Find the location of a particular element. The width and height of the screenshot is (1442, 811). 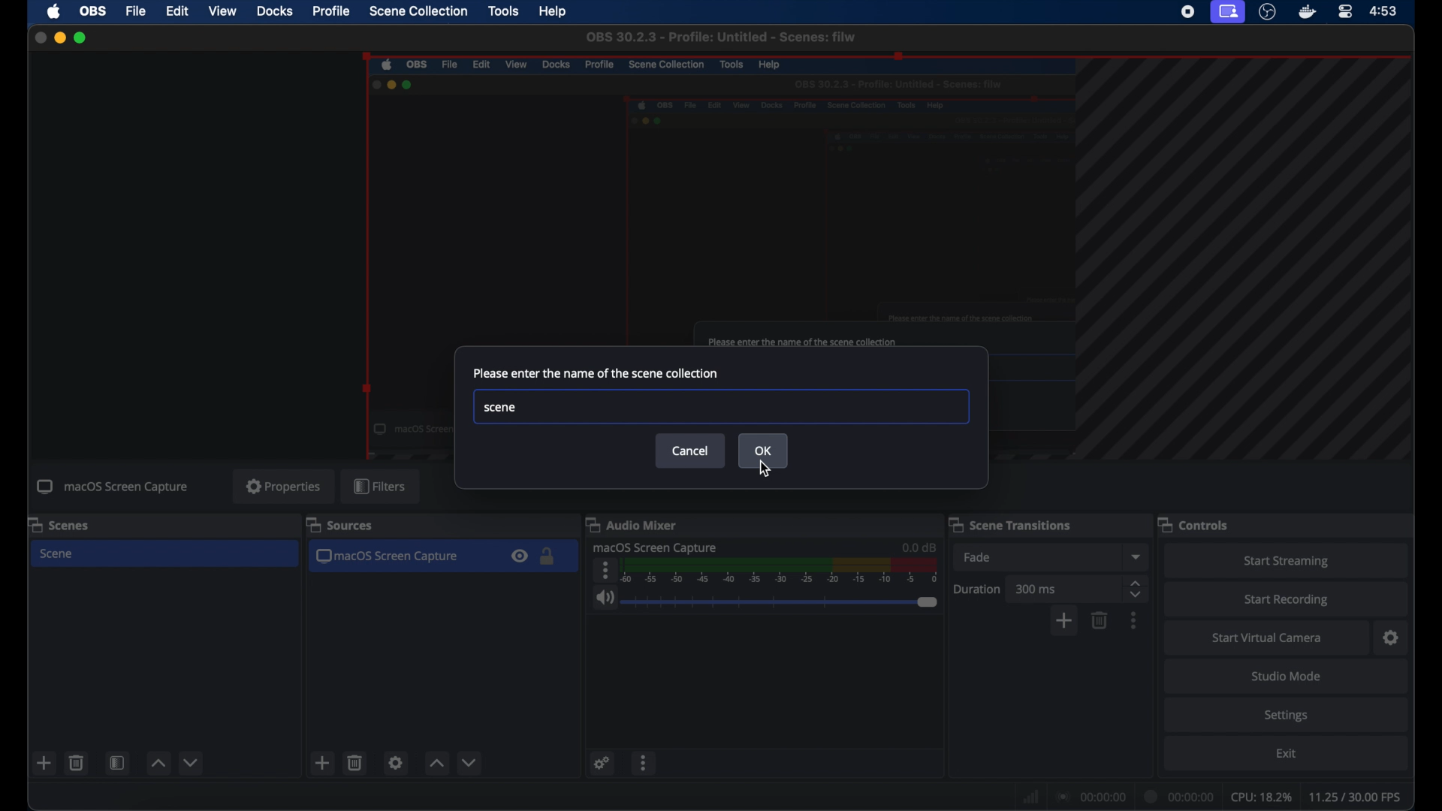

cpu is located at coordinates (1261, 796).